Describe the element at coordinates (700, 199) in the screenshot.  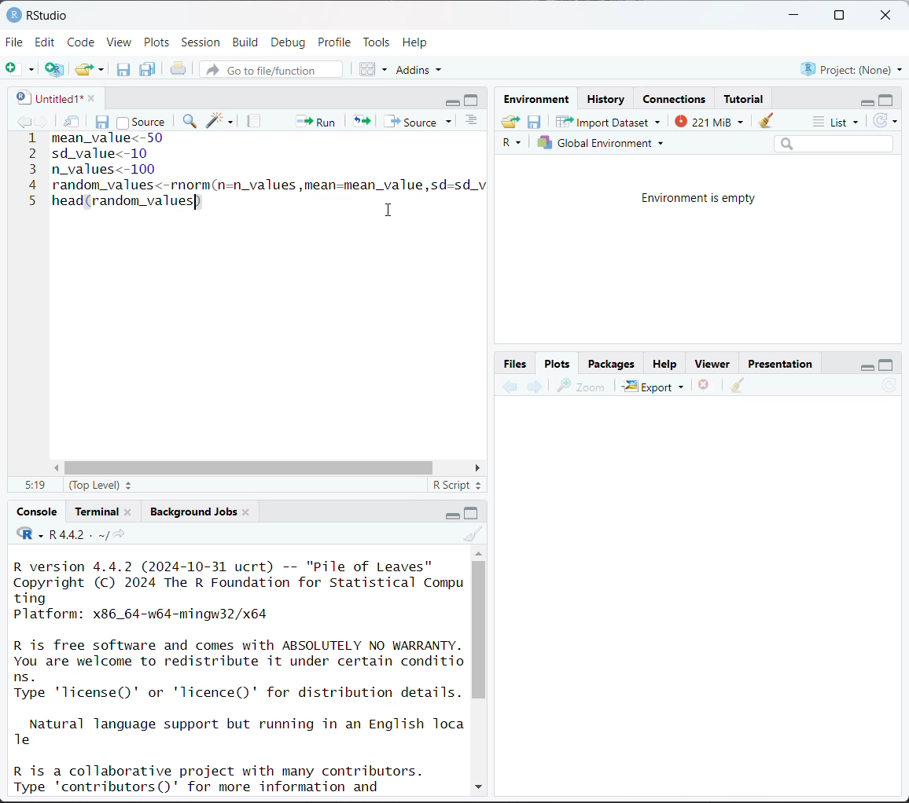
I see `Environment is empty` at that location.